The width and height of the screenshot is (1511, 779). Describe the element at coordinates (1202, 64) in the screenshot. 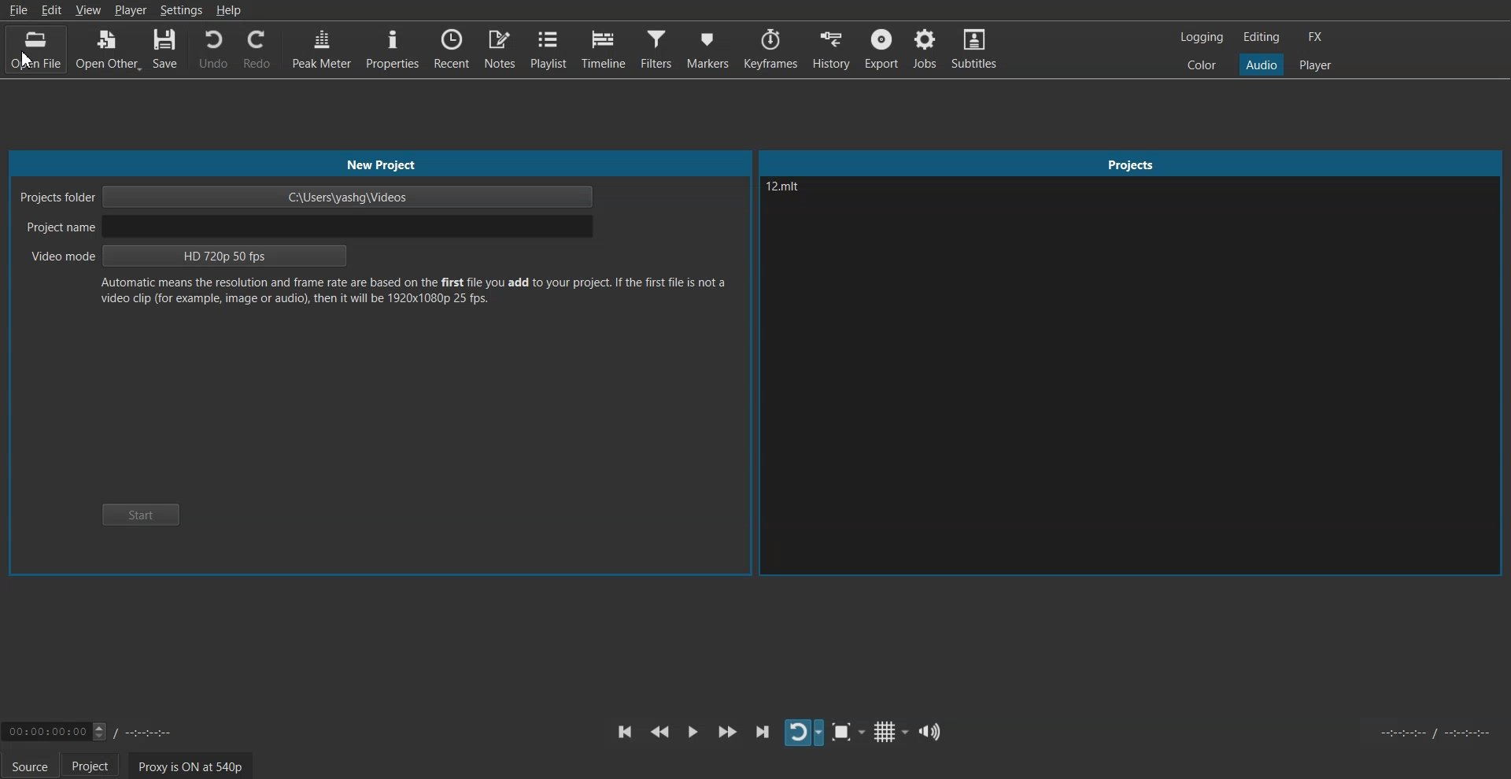

I see `Color` at that location.